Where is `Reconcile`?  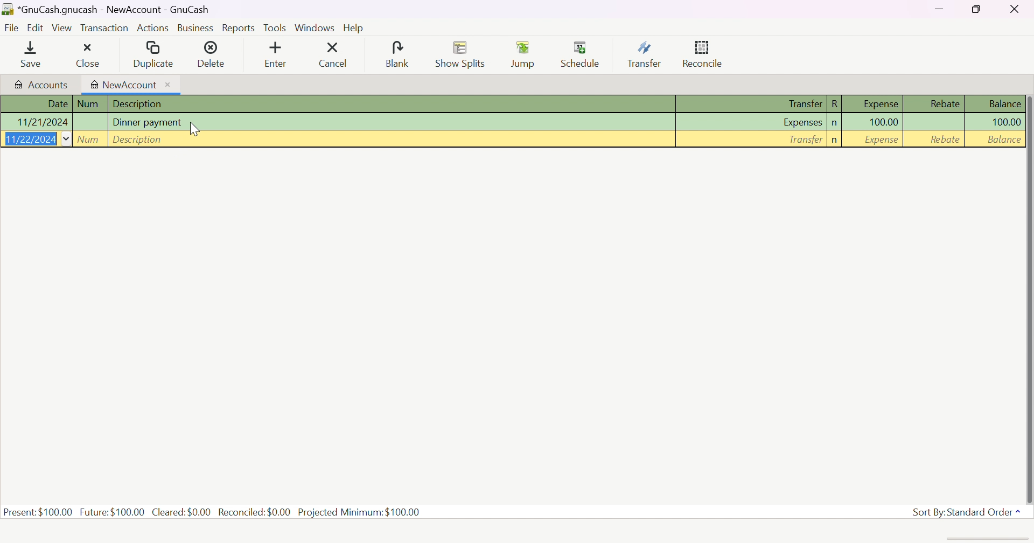
Reconcile is located at coordinates (704, 52).